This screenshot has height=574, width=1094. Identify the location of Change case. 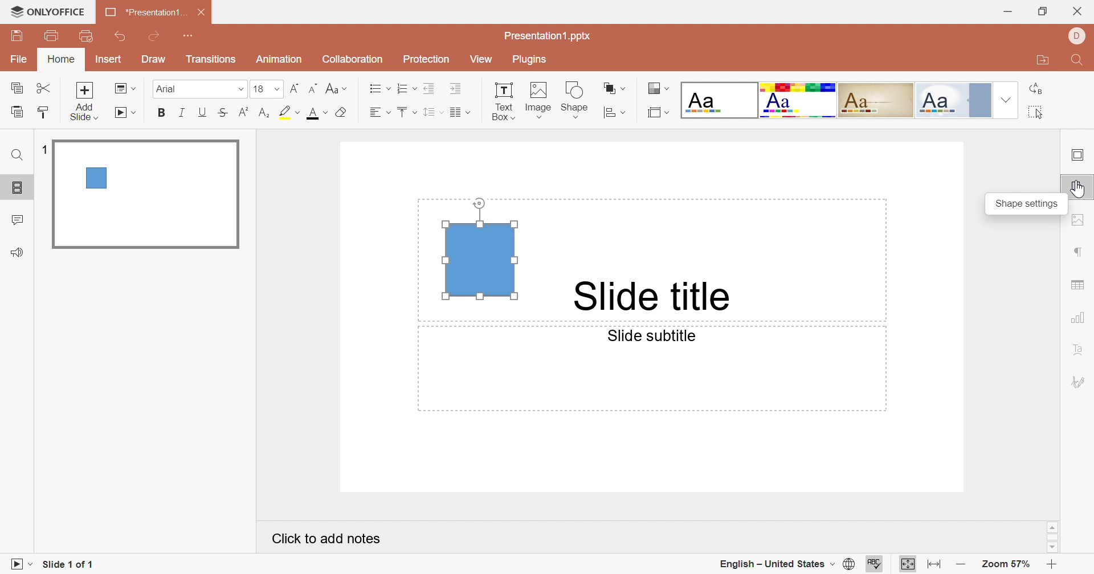
(337, 90).